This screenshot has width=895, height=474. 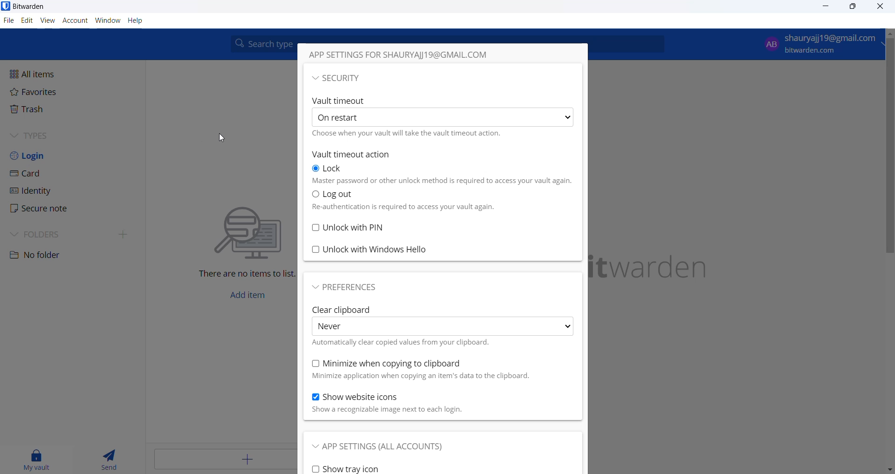 What do you see at coordinates (390, 445) in the screenshot?
I see `app settings (all accounts)` at bounding box center [390, 445].